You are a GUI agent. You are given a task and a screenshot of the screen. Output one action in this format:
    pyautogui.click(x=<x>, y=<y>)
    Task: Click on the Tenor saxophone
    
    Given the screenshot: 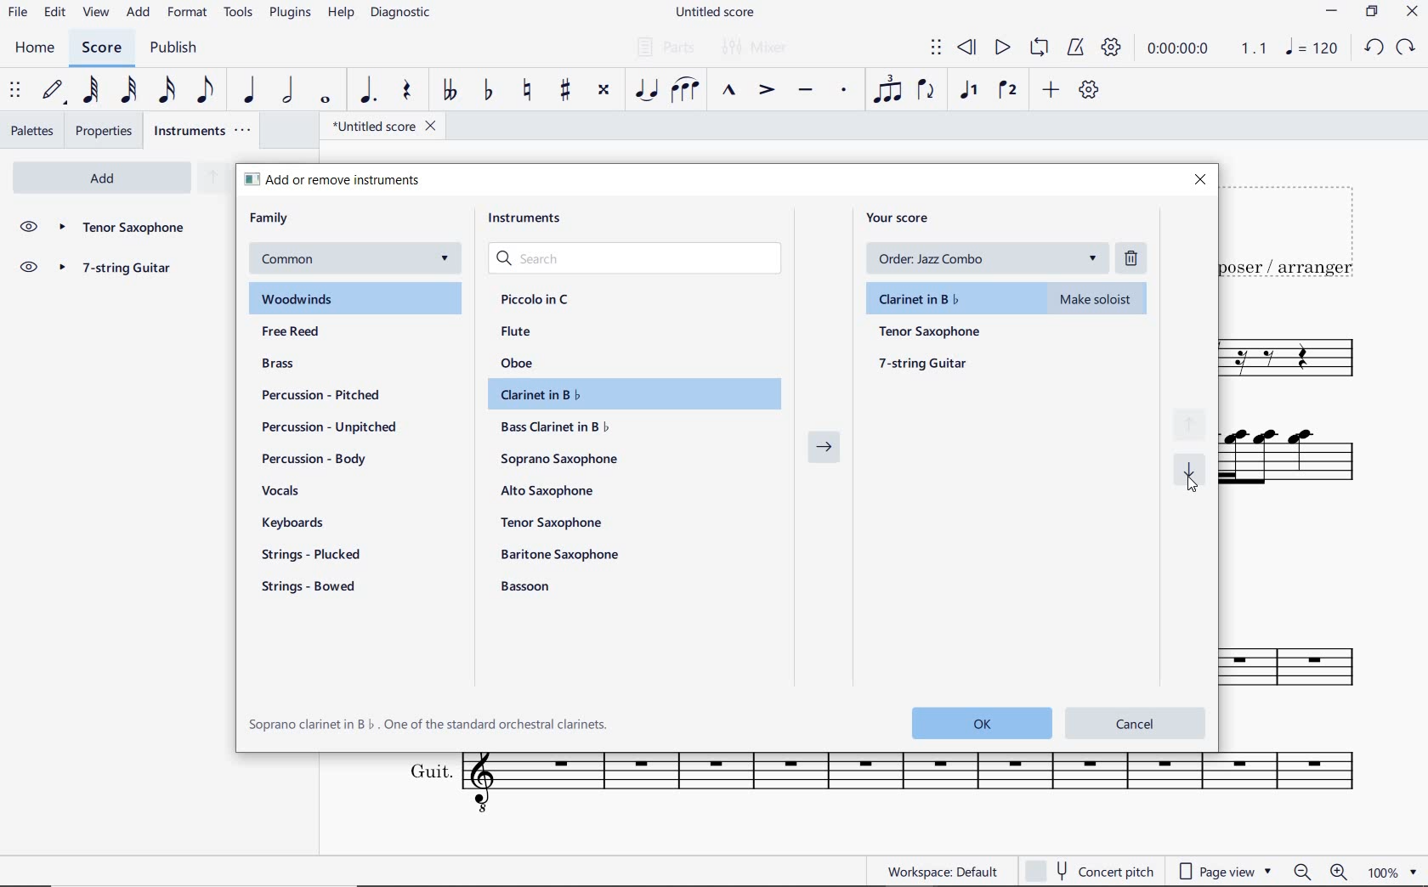 What is the action you would take?
    pyautogui.click(x=122, y=229)
    